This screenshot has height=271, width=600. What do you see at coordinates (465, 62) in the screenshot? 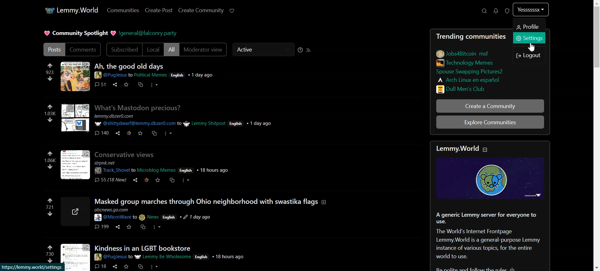
I see `link` at bounding box center [465, 62].